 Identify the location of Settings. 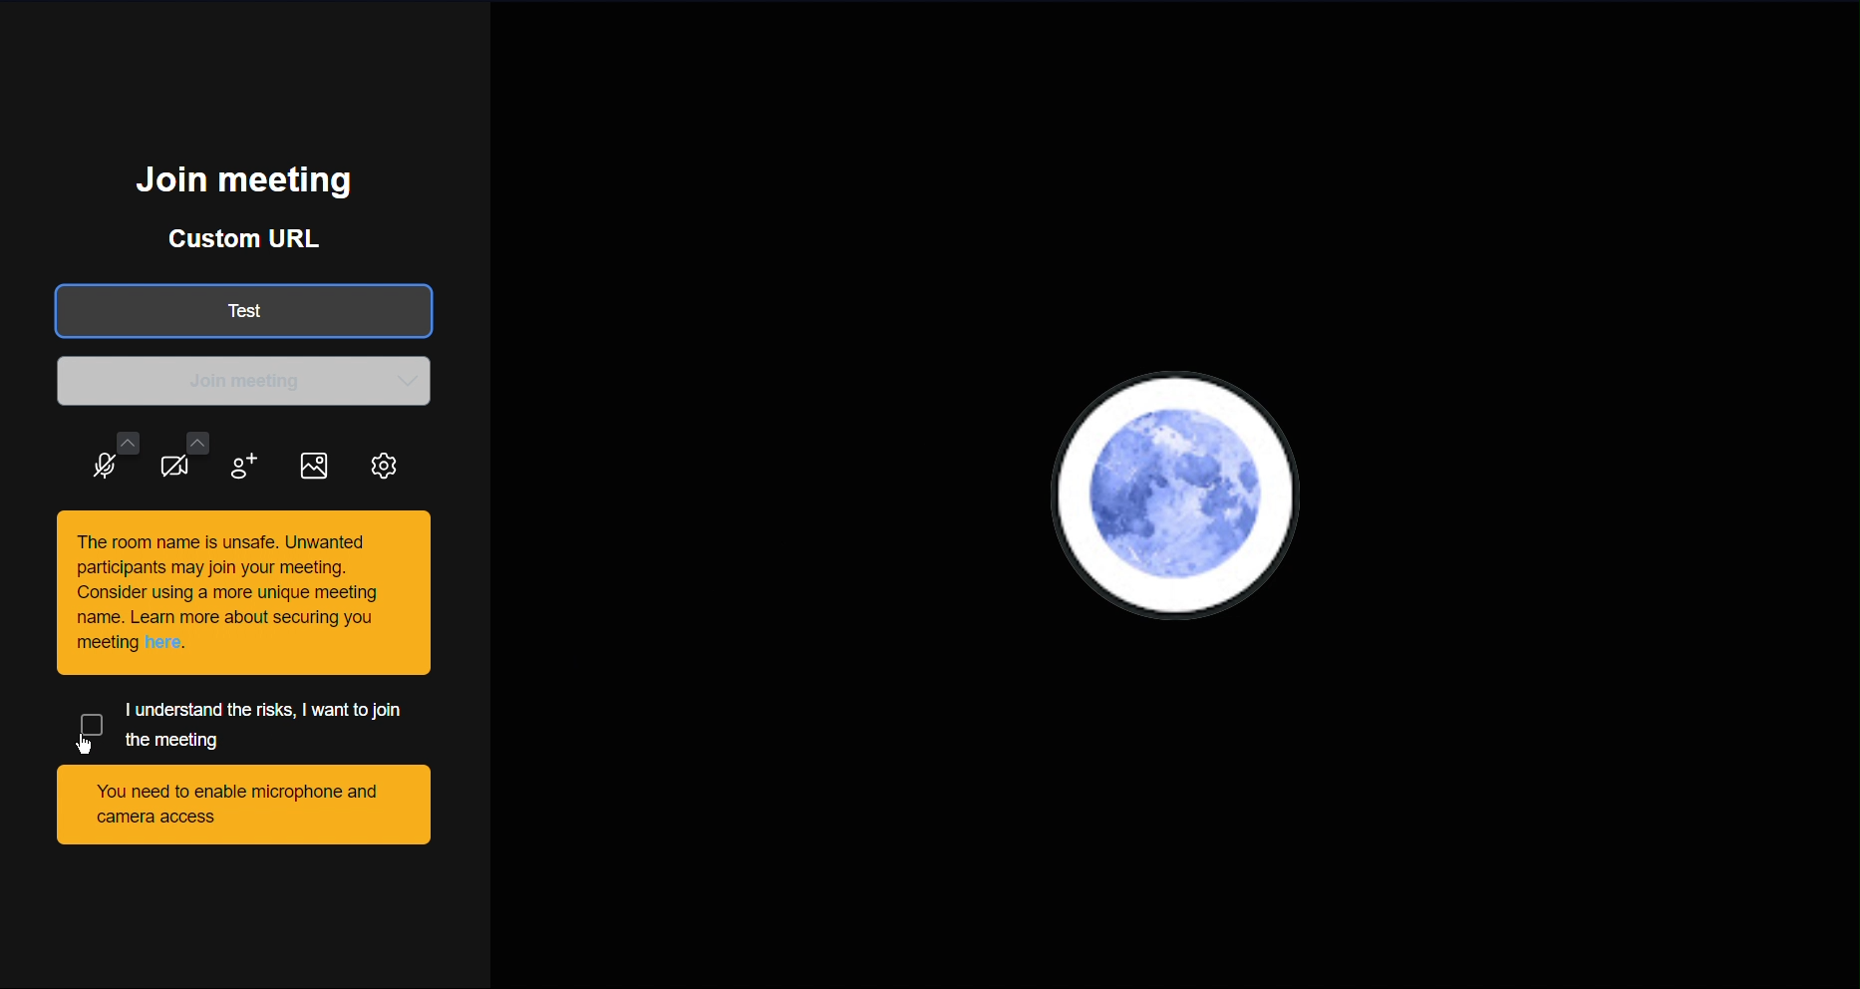
(384, 457).